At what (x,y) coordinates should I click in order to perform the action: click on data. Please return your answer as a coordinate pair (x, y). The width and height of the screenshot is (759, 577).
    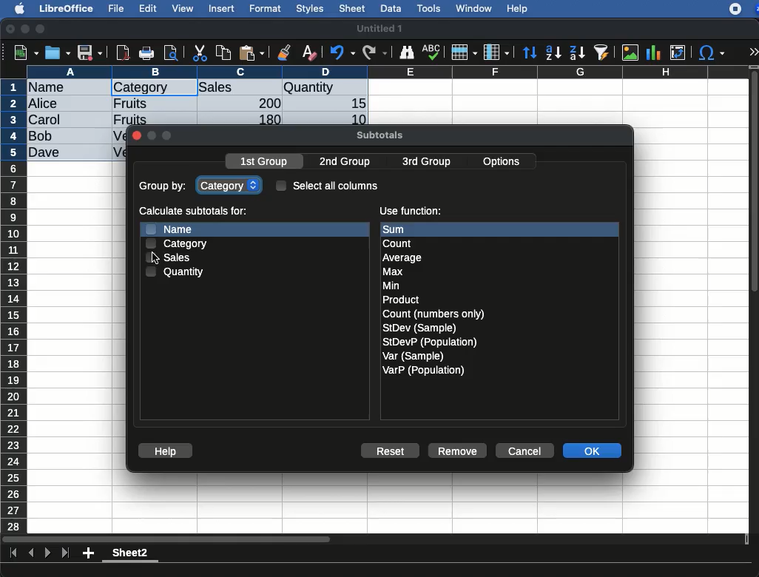
    Looking at the image, I should click on (391, 7).